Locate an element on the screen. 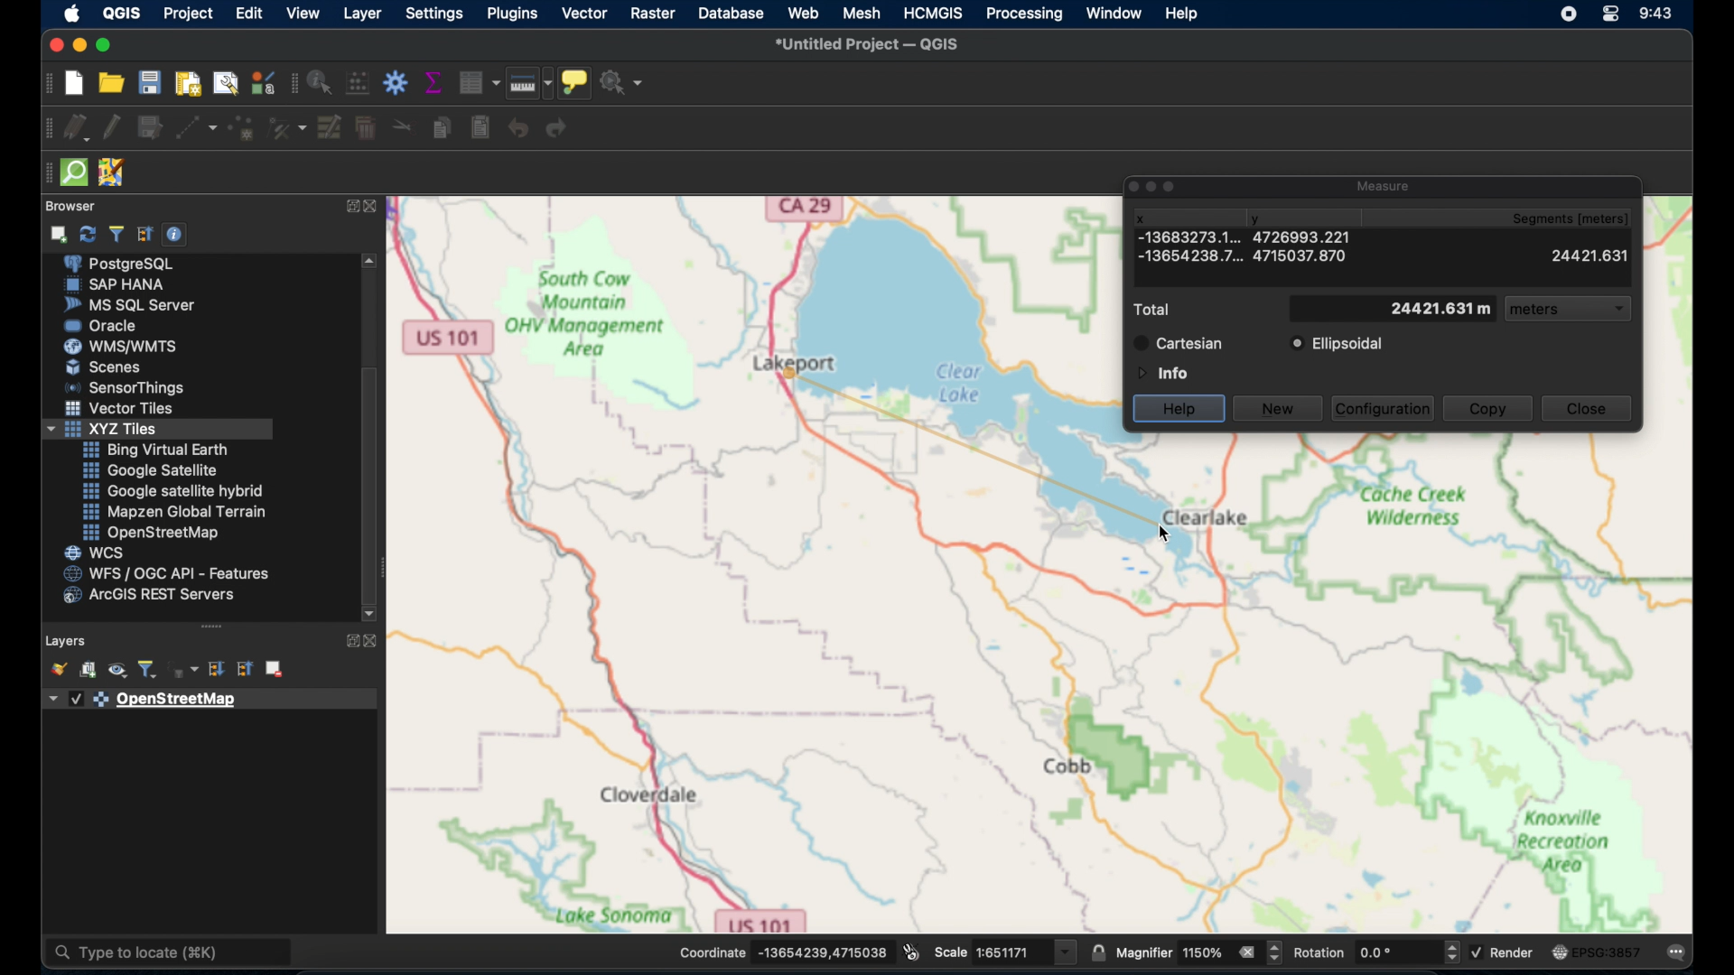 Image resolution: width=1734 pixels, height=975 pixels. undo is located at coordinates (518, 127).